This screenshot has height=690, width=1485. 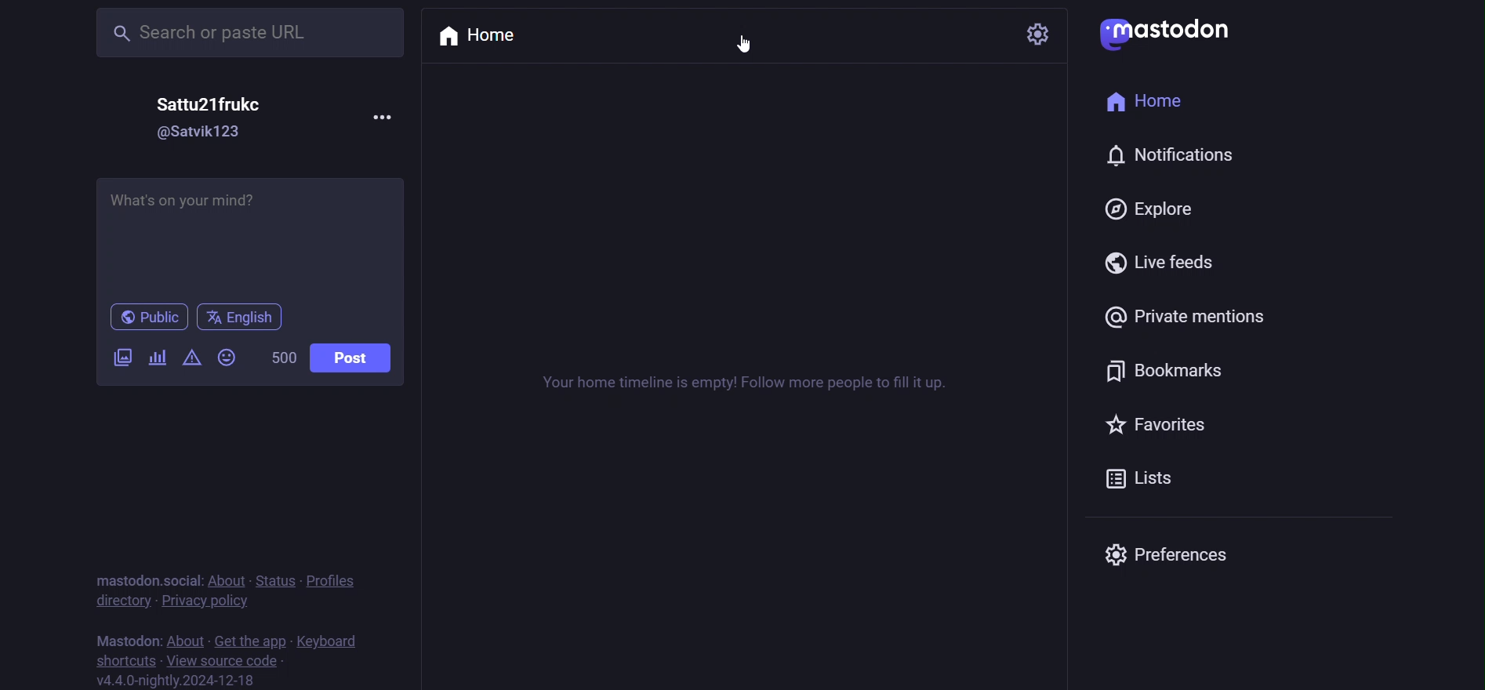 I want to click on mastodon, so click(x=122, y=640).